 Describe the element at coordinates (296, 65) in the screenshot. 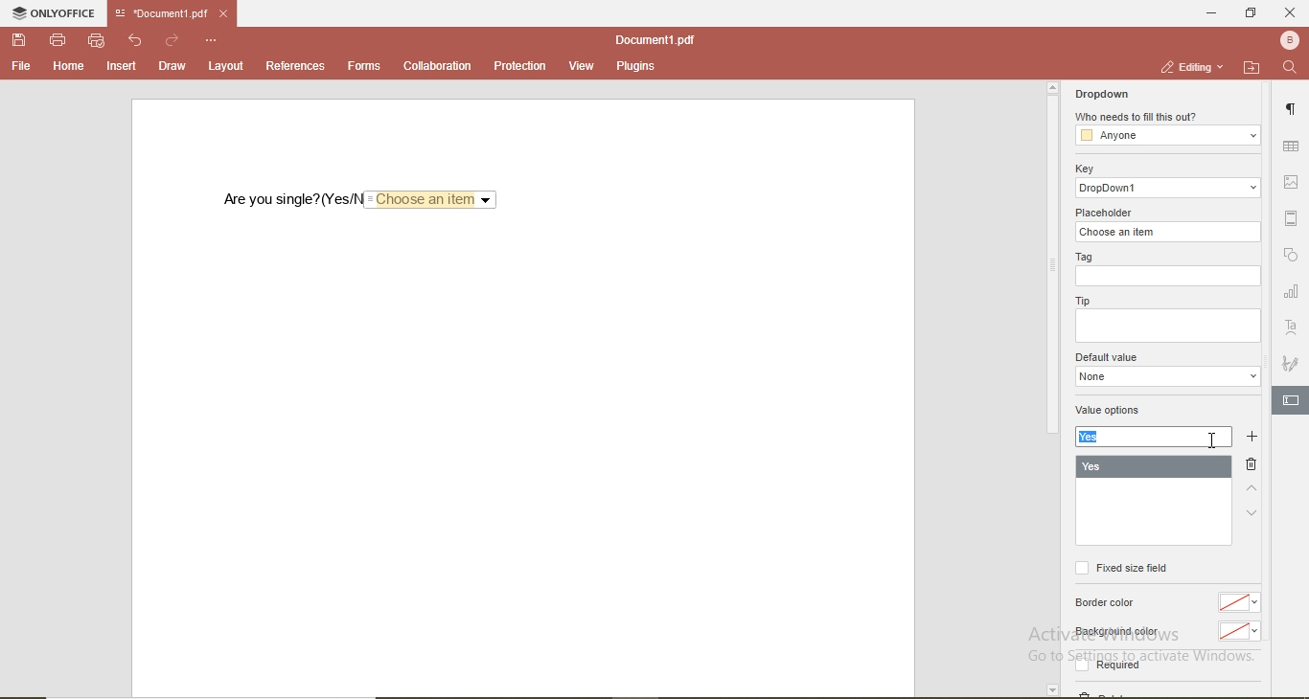

I see `references` at that location.